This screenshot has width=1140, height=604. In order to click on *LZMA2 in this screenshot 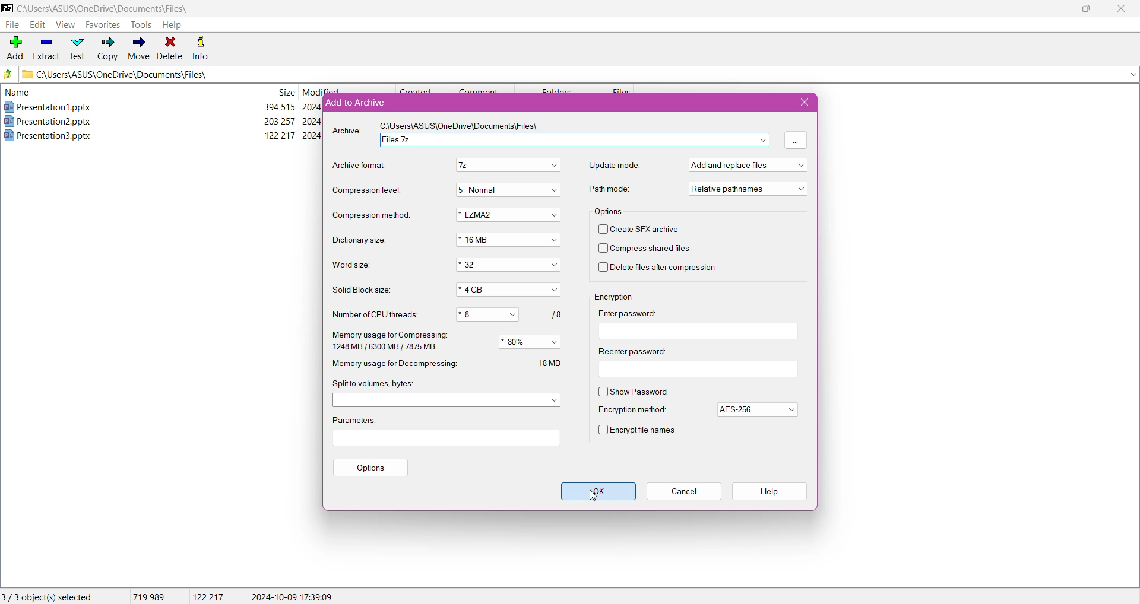, I will do `click(506, 215)`.